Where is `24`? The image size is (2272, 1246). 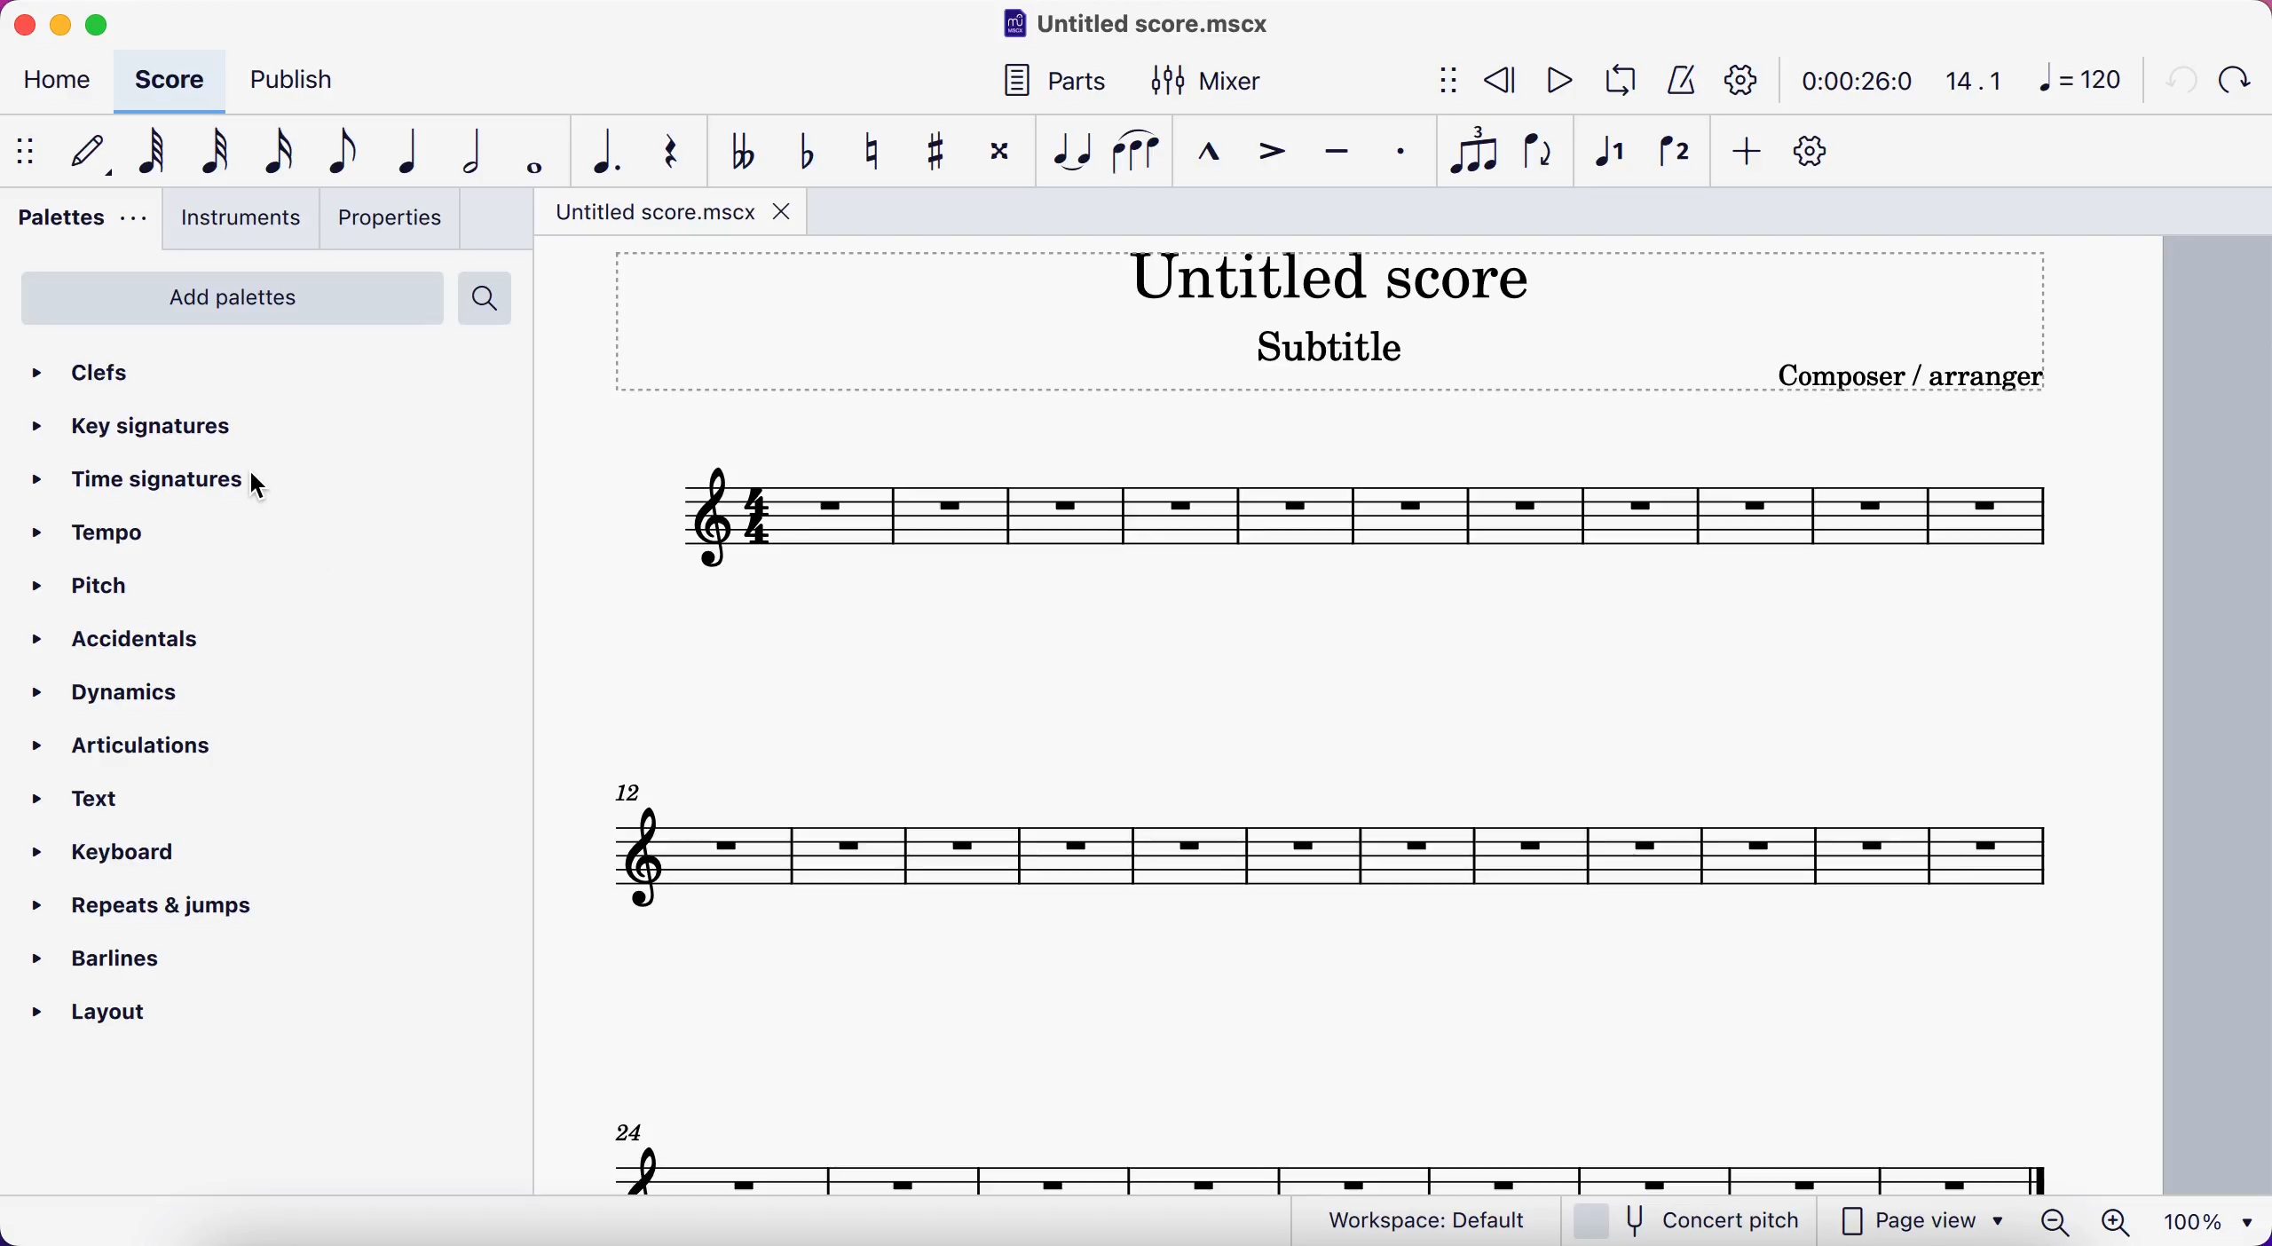
24 is located at coordinates (621, 1132).